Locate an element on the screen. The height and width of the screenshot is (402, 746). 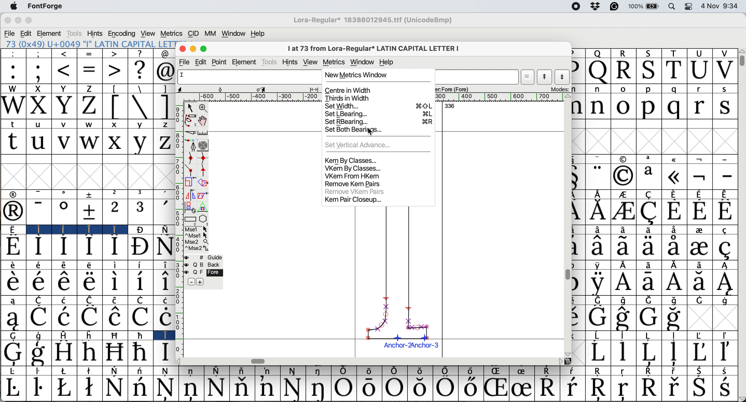
r is located at coordinates (699, 107).